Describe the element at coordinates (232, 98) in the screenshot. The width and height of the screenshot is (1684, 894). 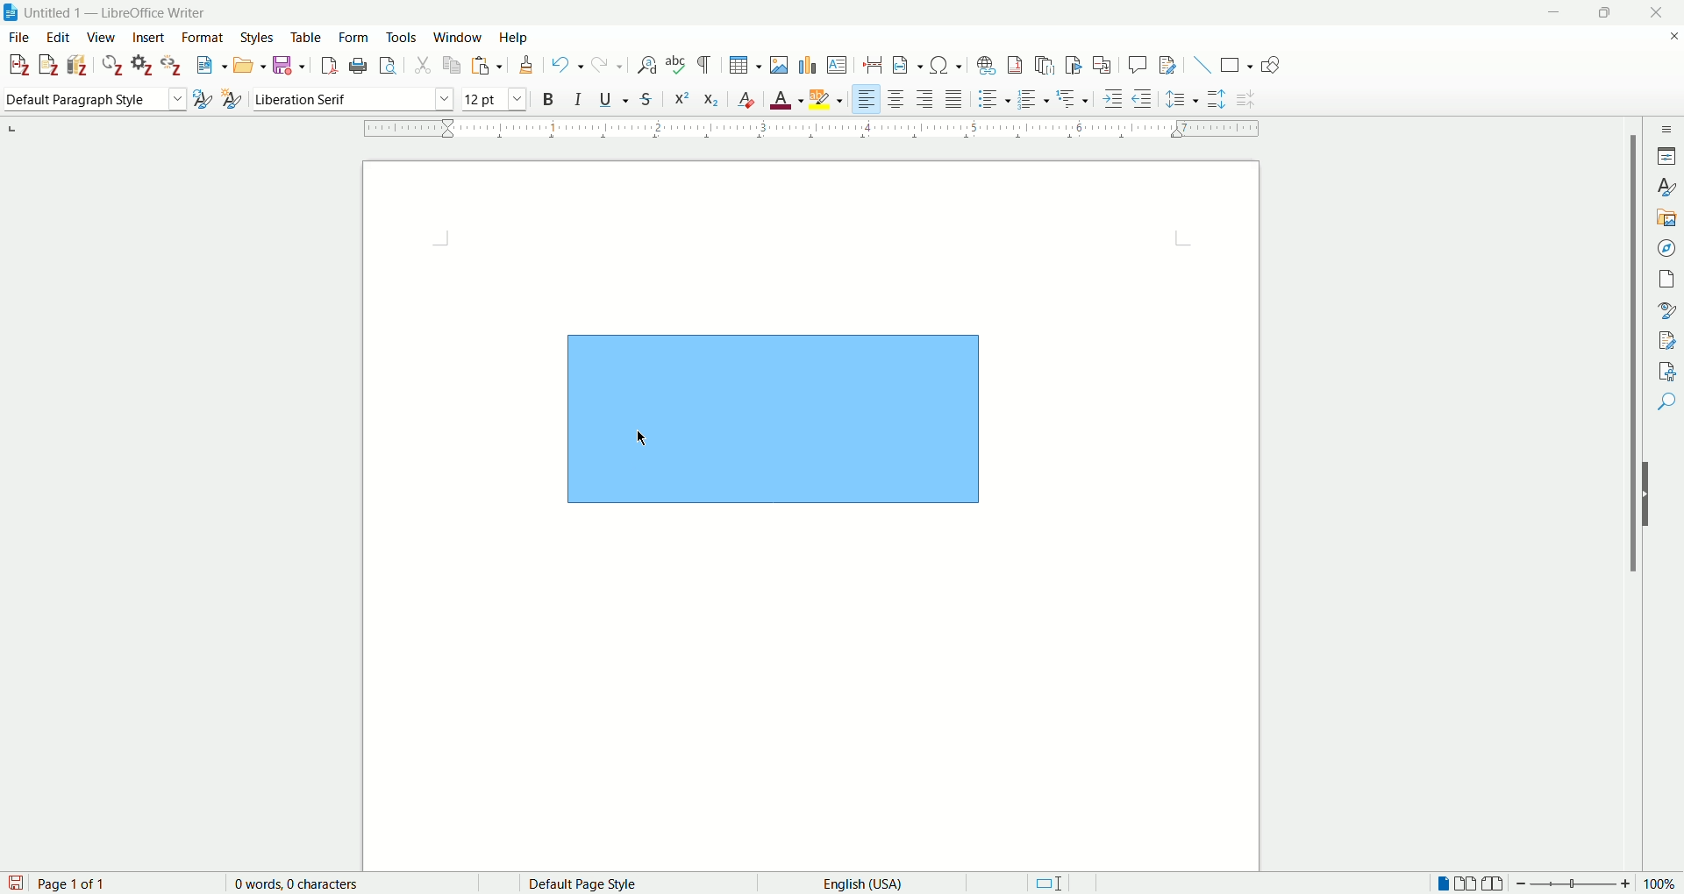
I see `new style` at that location.